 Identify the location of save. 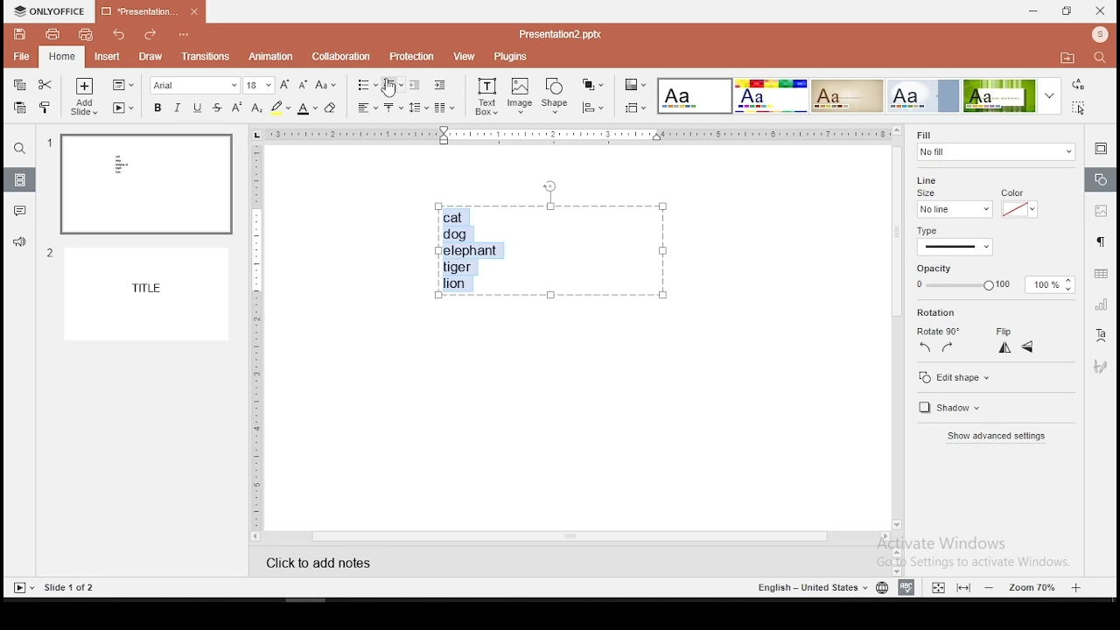
(20, 35).